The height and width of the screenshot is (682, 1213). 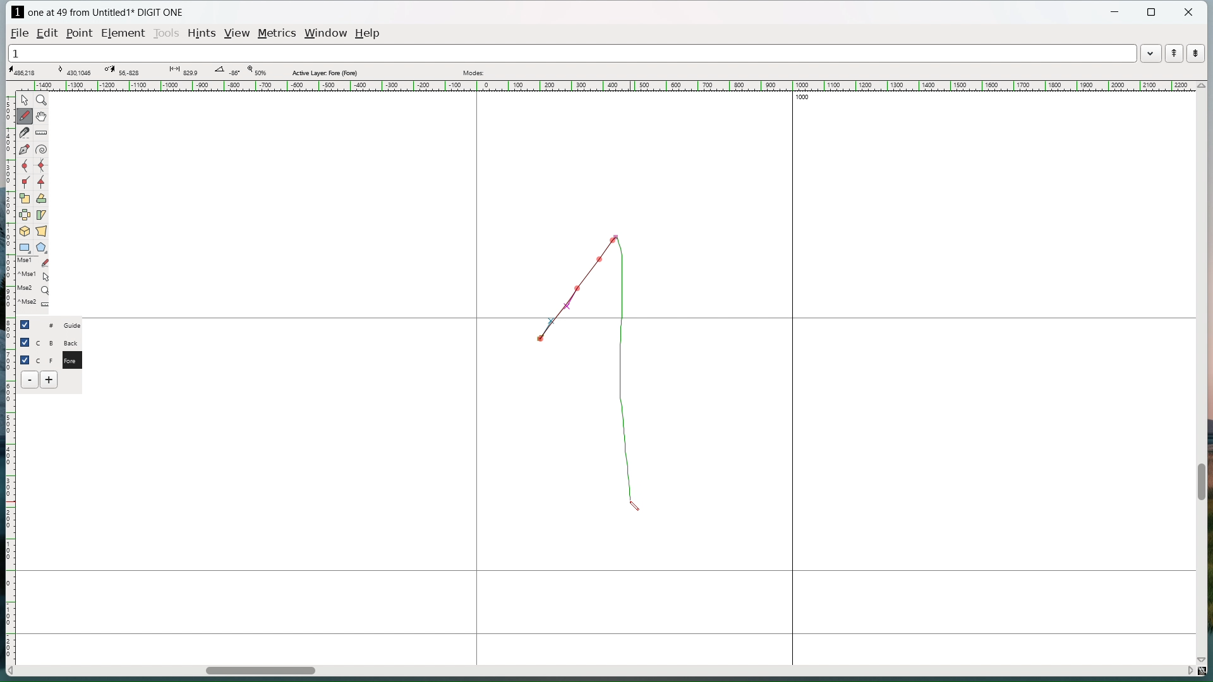 What do you see at coordinates (81, 32) in the screenshot?
I see `Point` at bounding box center [81, 32].